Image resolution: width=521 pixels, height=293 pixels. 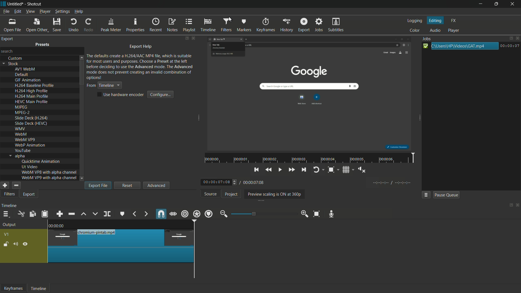 What do you see at coordinates (510, 46) in the screenshot?
I see `time taken` at bounding box center [510, 46].